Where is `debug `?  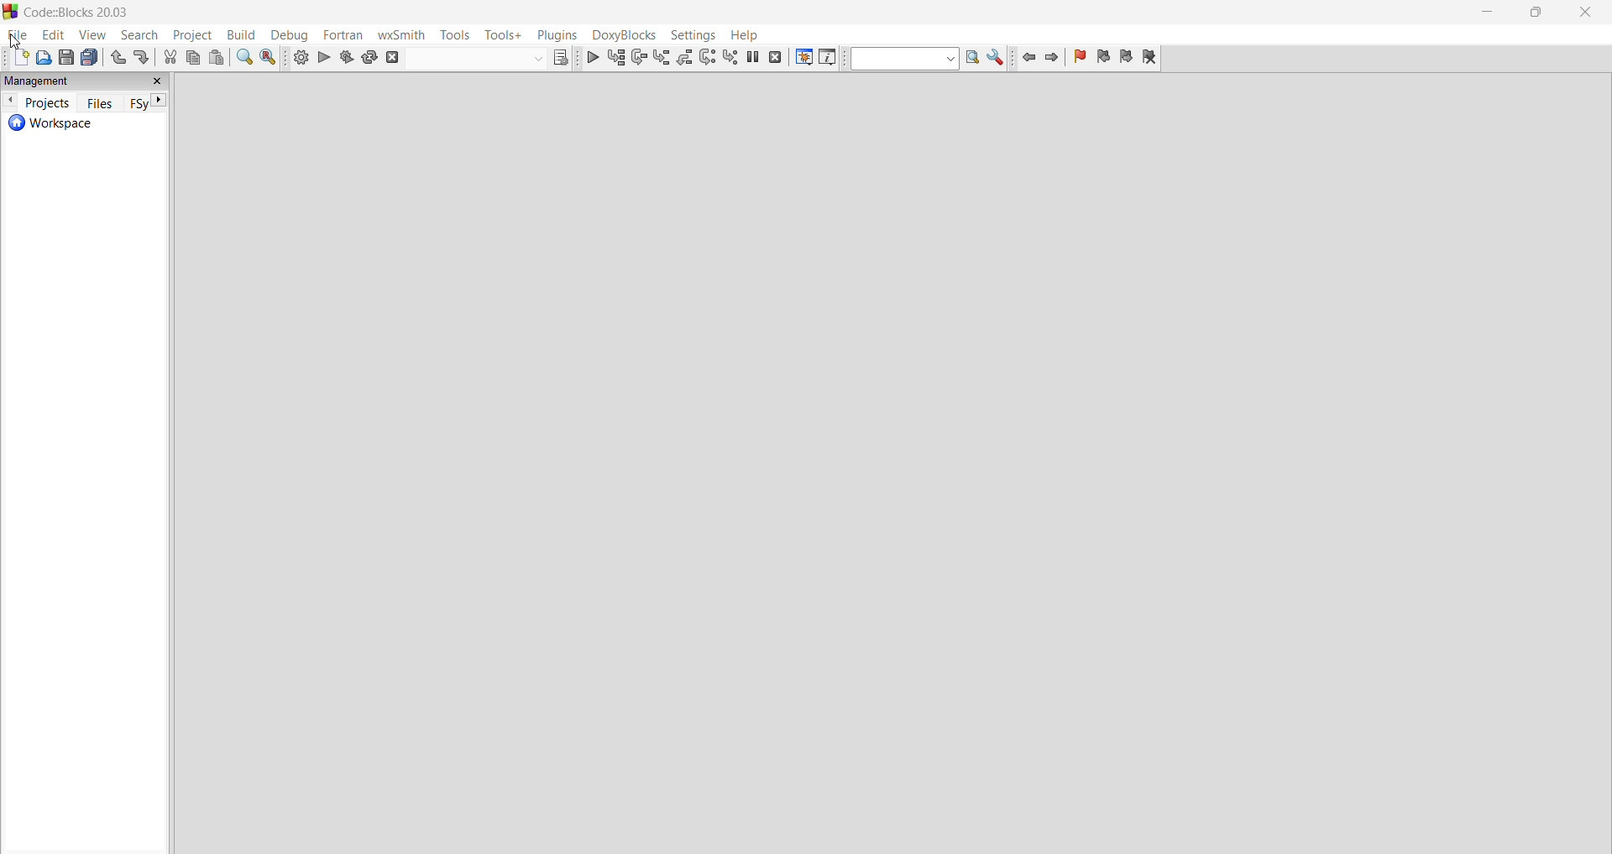 debug  is located at coordinates (590, 58).